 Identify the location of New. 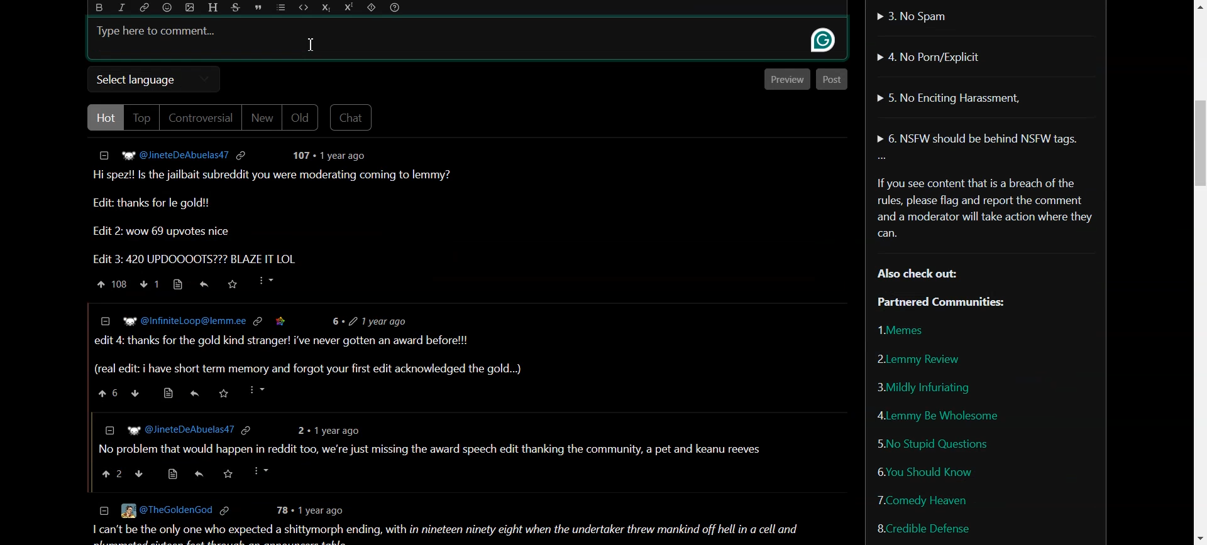
(262, 117).